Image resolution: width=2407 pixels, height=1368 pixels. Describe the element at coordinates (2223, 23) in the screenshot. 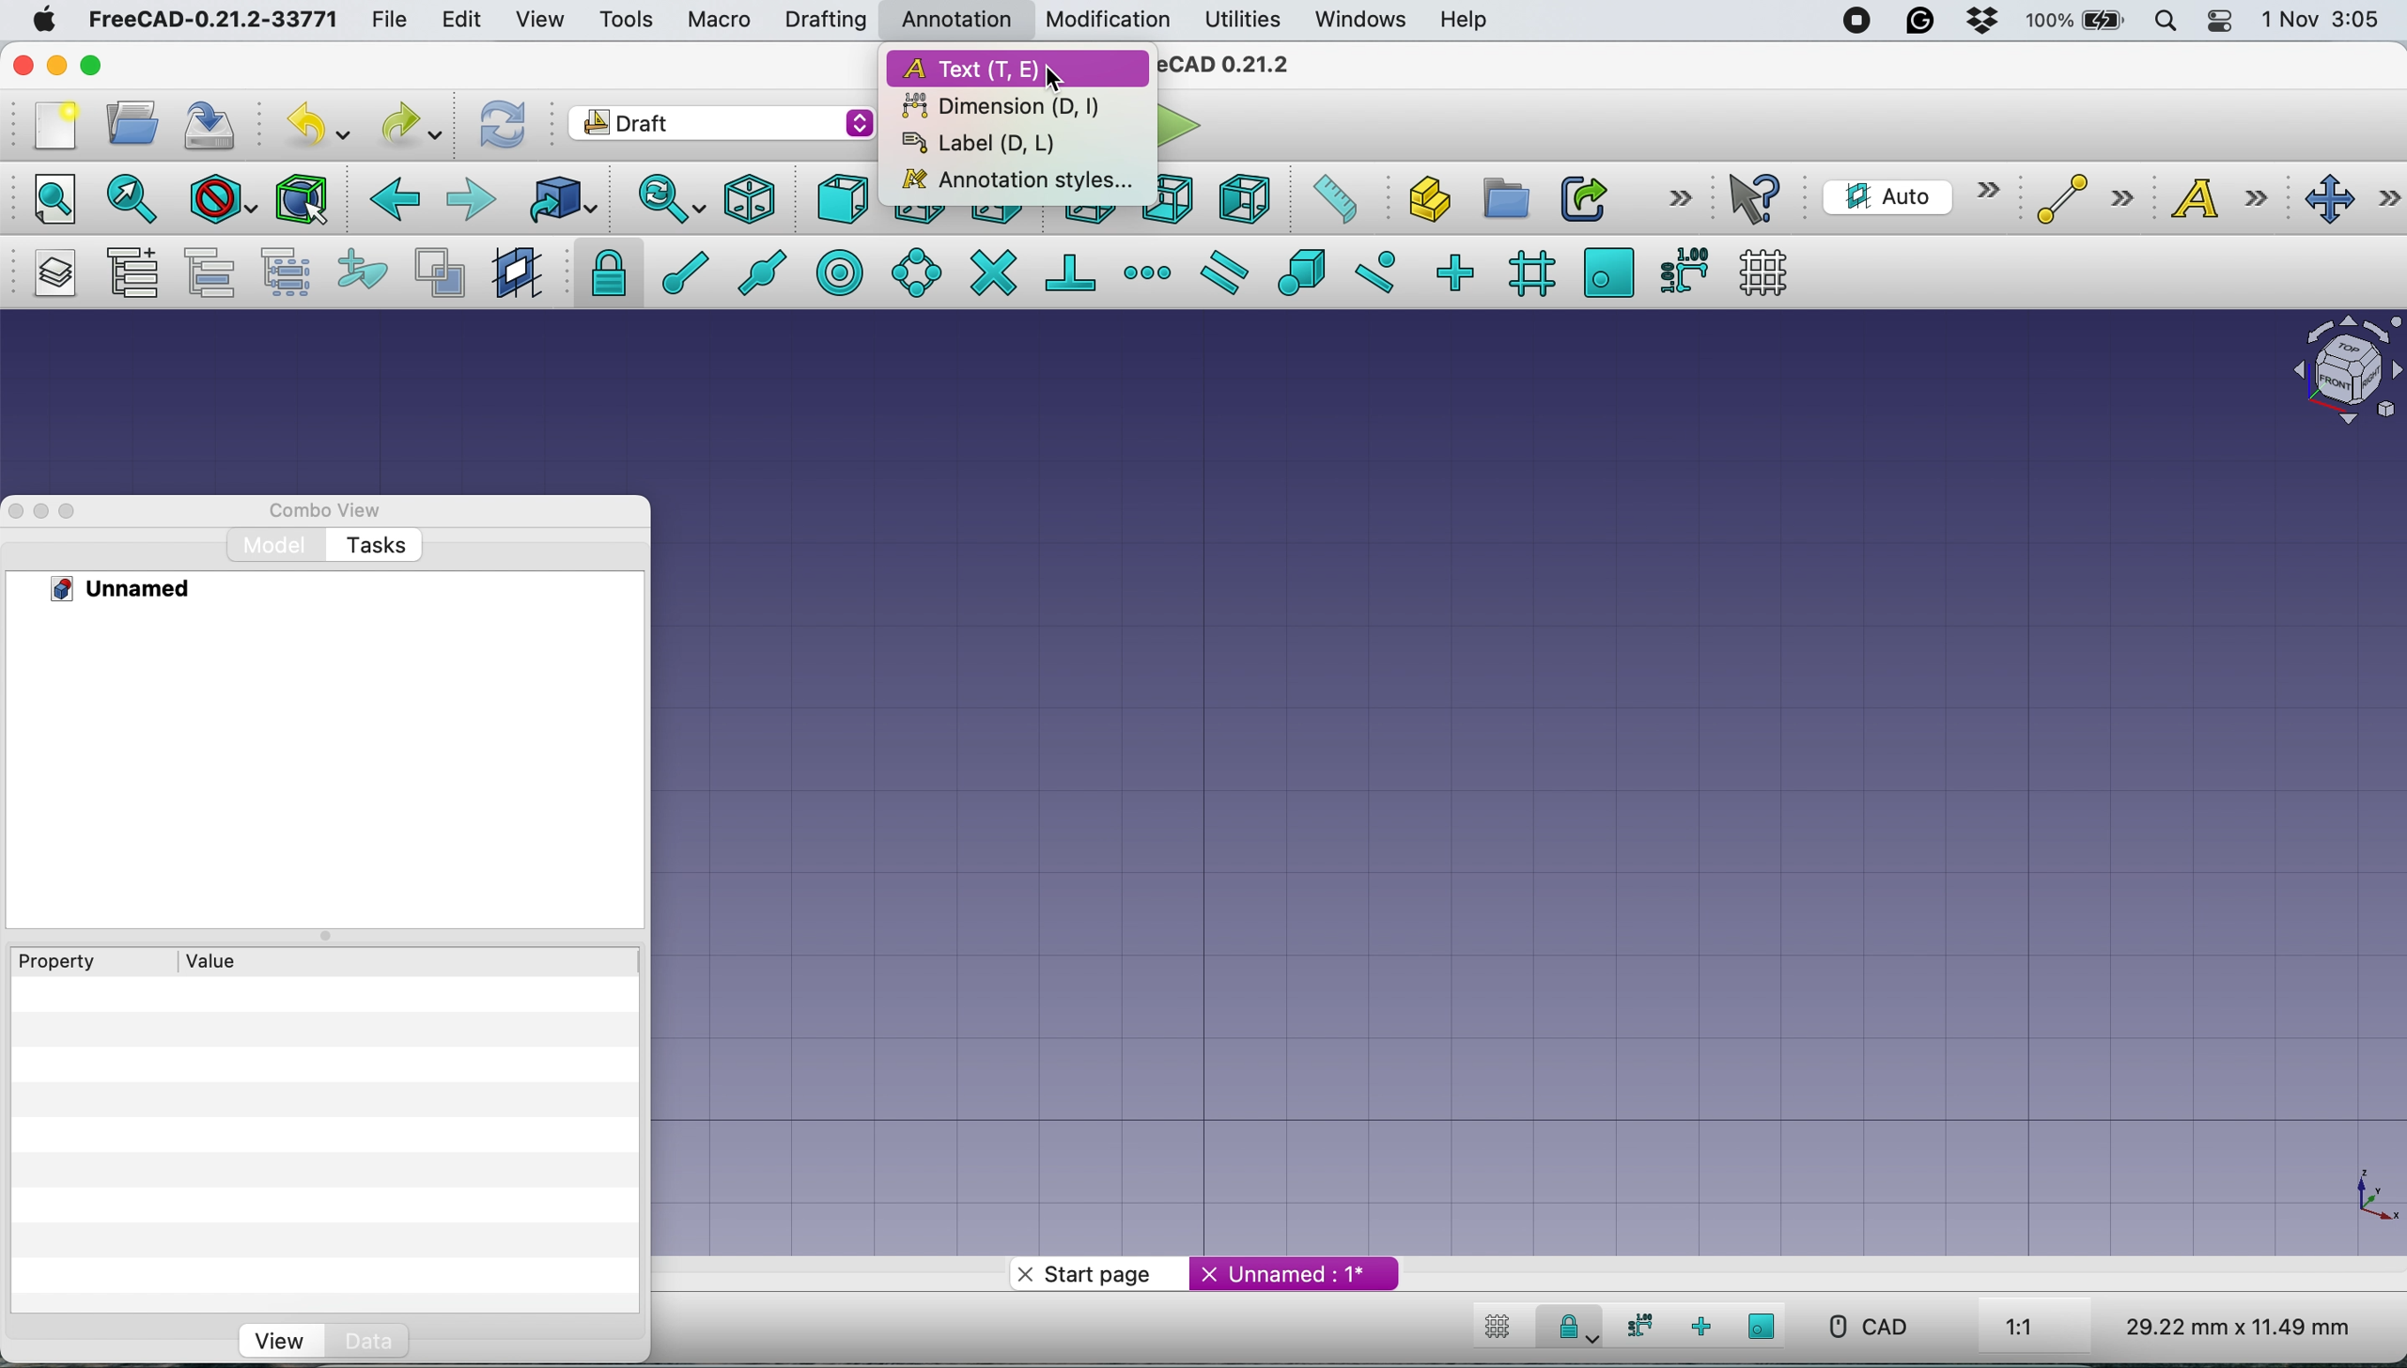

I see `control center` at that location.